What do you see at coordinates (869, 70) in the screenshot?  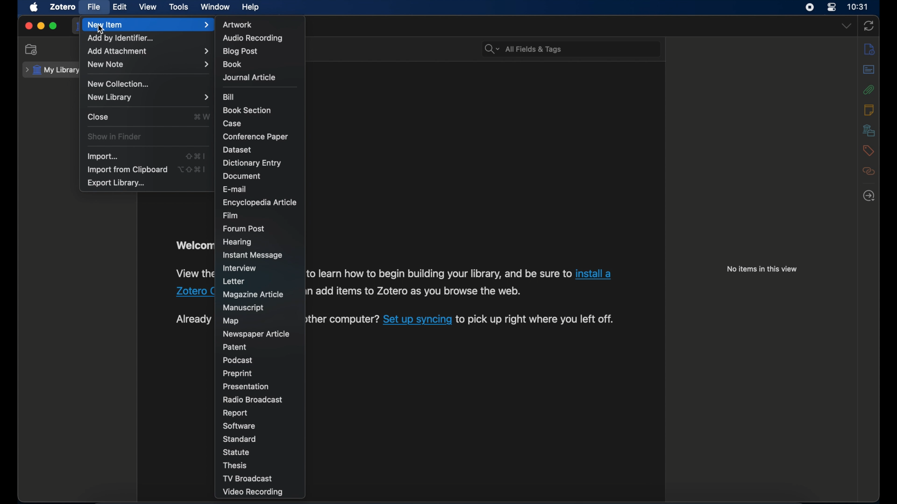 I see `abstract` at bounding box center [869, 70].